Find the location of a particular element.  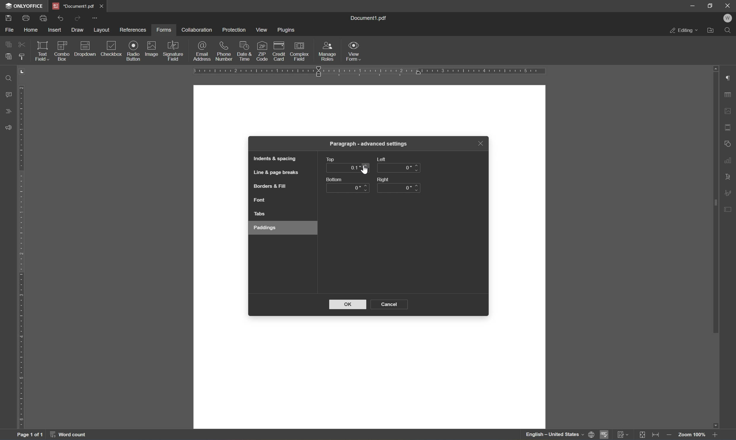

phone number is located at coordinates (223, 51).